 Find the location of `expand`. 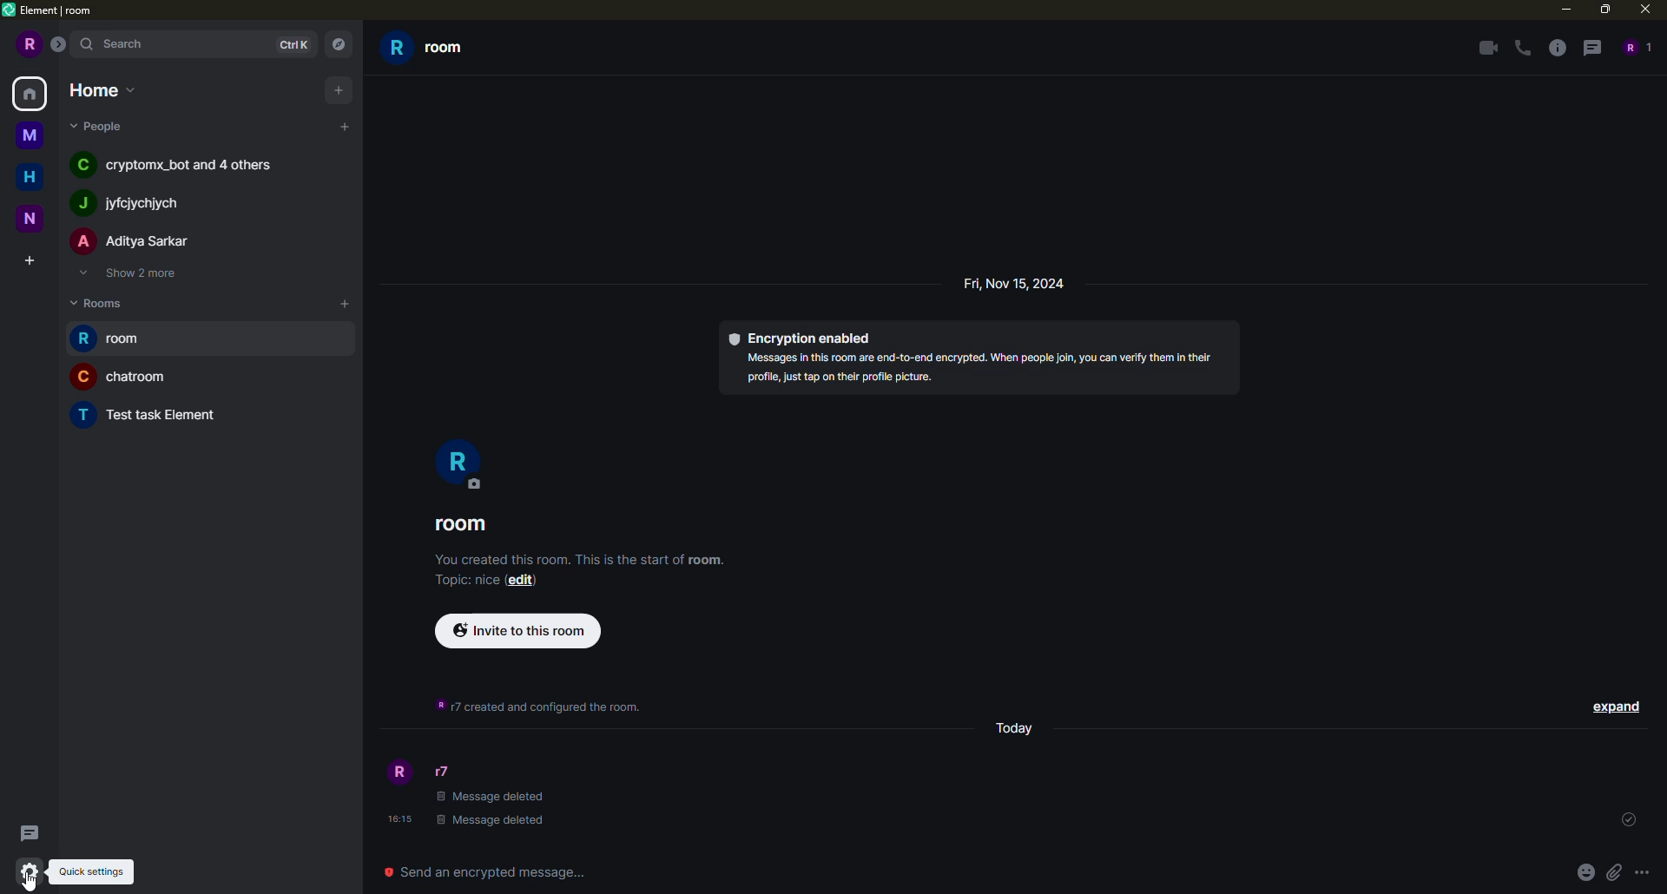

expand is located at coordinates (63, 45).